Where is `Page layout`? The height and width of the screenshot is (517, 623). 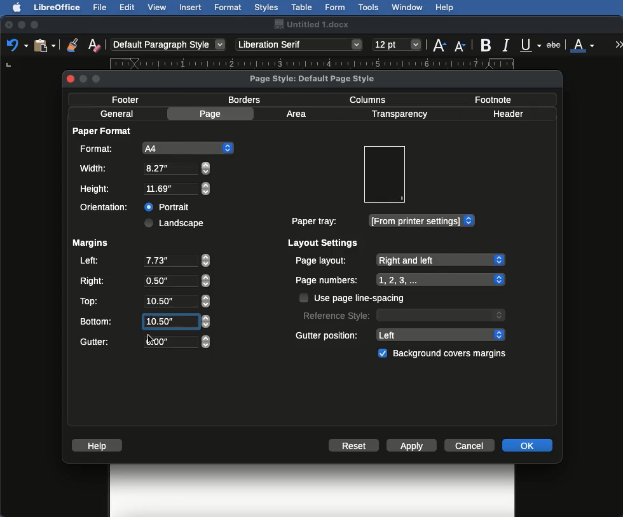
Page layout is located at coordinates (399, 260).